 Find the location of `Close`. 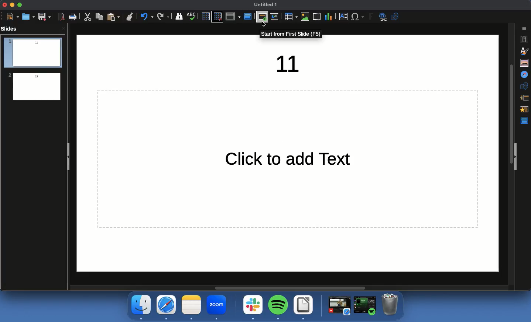

Close is located at coordinates (4, 5).